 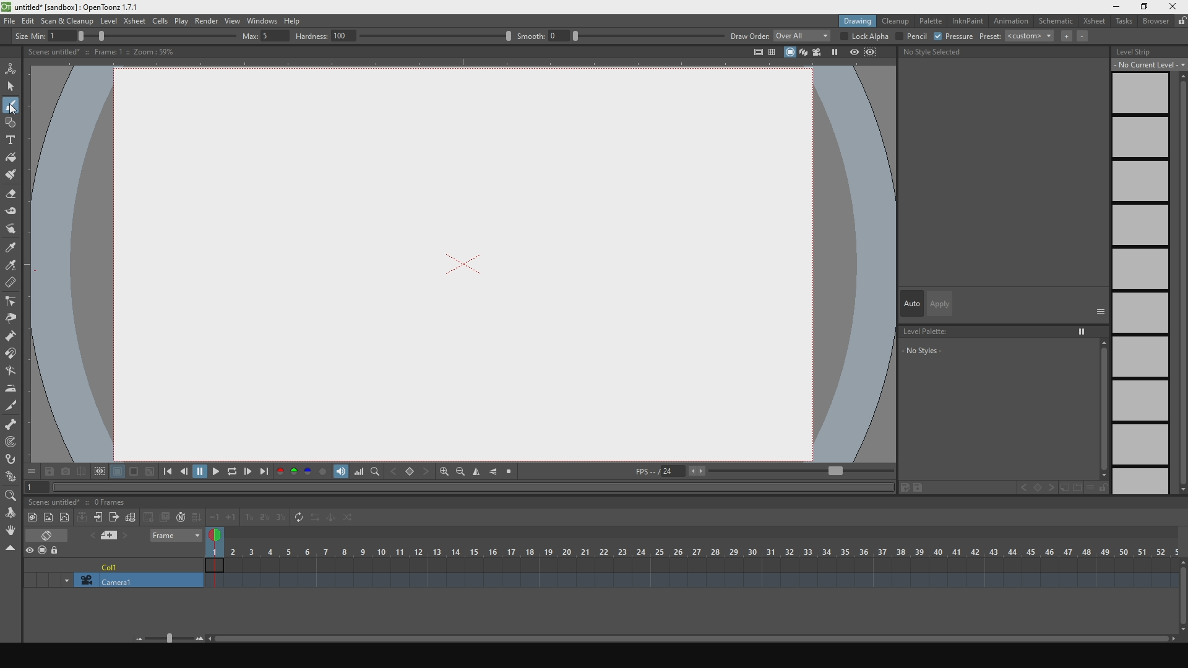 What do you see at coordinates (14, 109) in the screenshot?
I see `cursor` at bounding box center [14, 109].